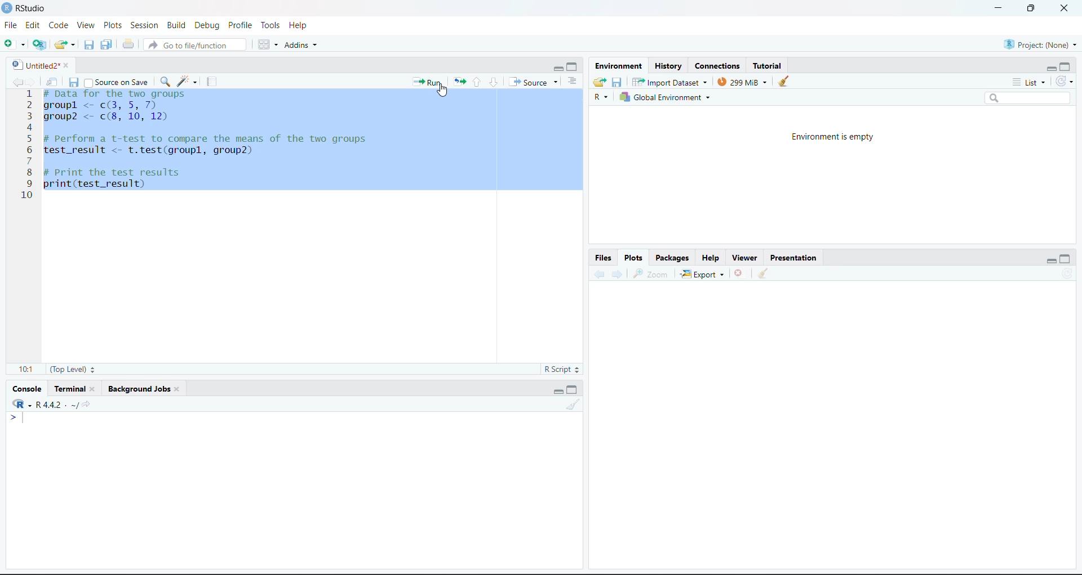  What do you see at coordinates (12, 25) in the screenshot?
I see `File` at bounding box center [12, 25].